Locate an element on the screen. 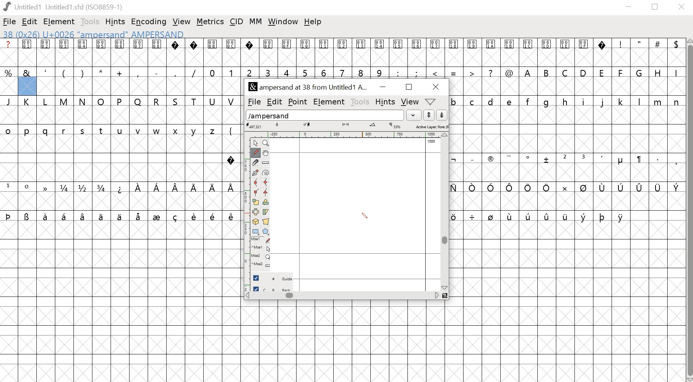 This screenshot has height=382, width=693. edit is located at coordinates (274, 101).